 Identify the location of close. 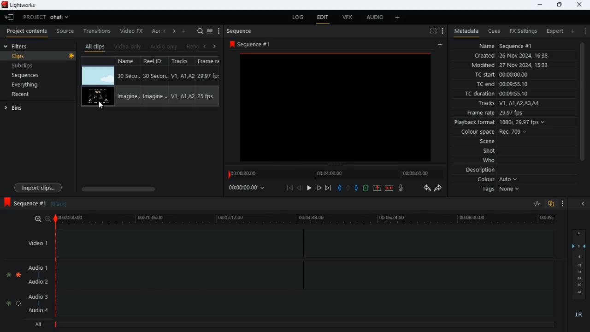
(584, 204).